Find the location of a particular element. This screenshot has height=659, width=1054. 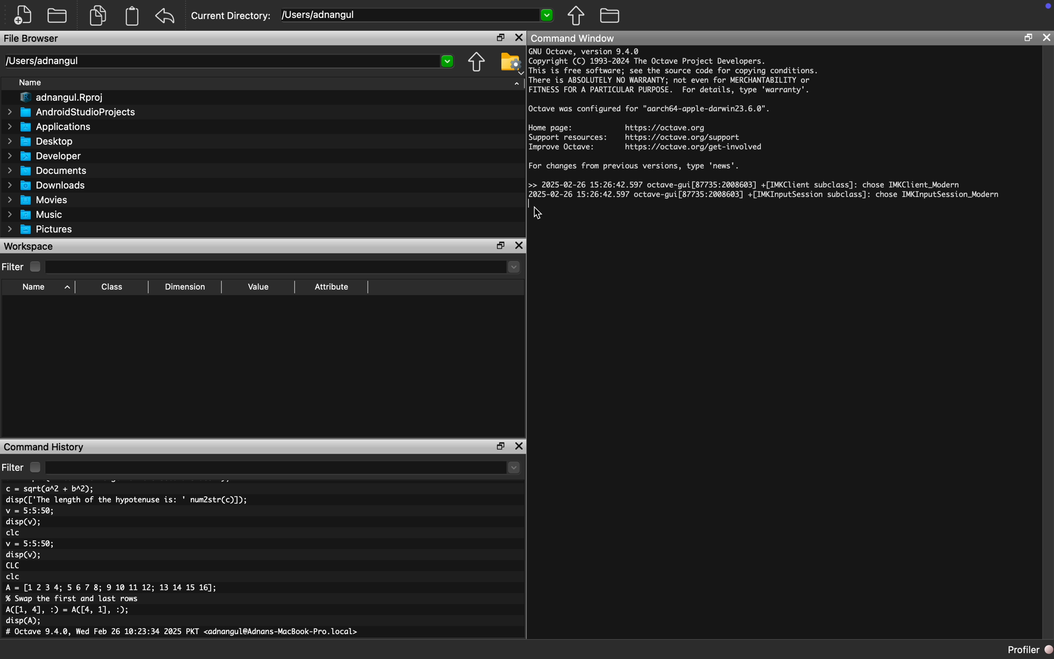

Folder Settings is located at coordinates (511, 63).